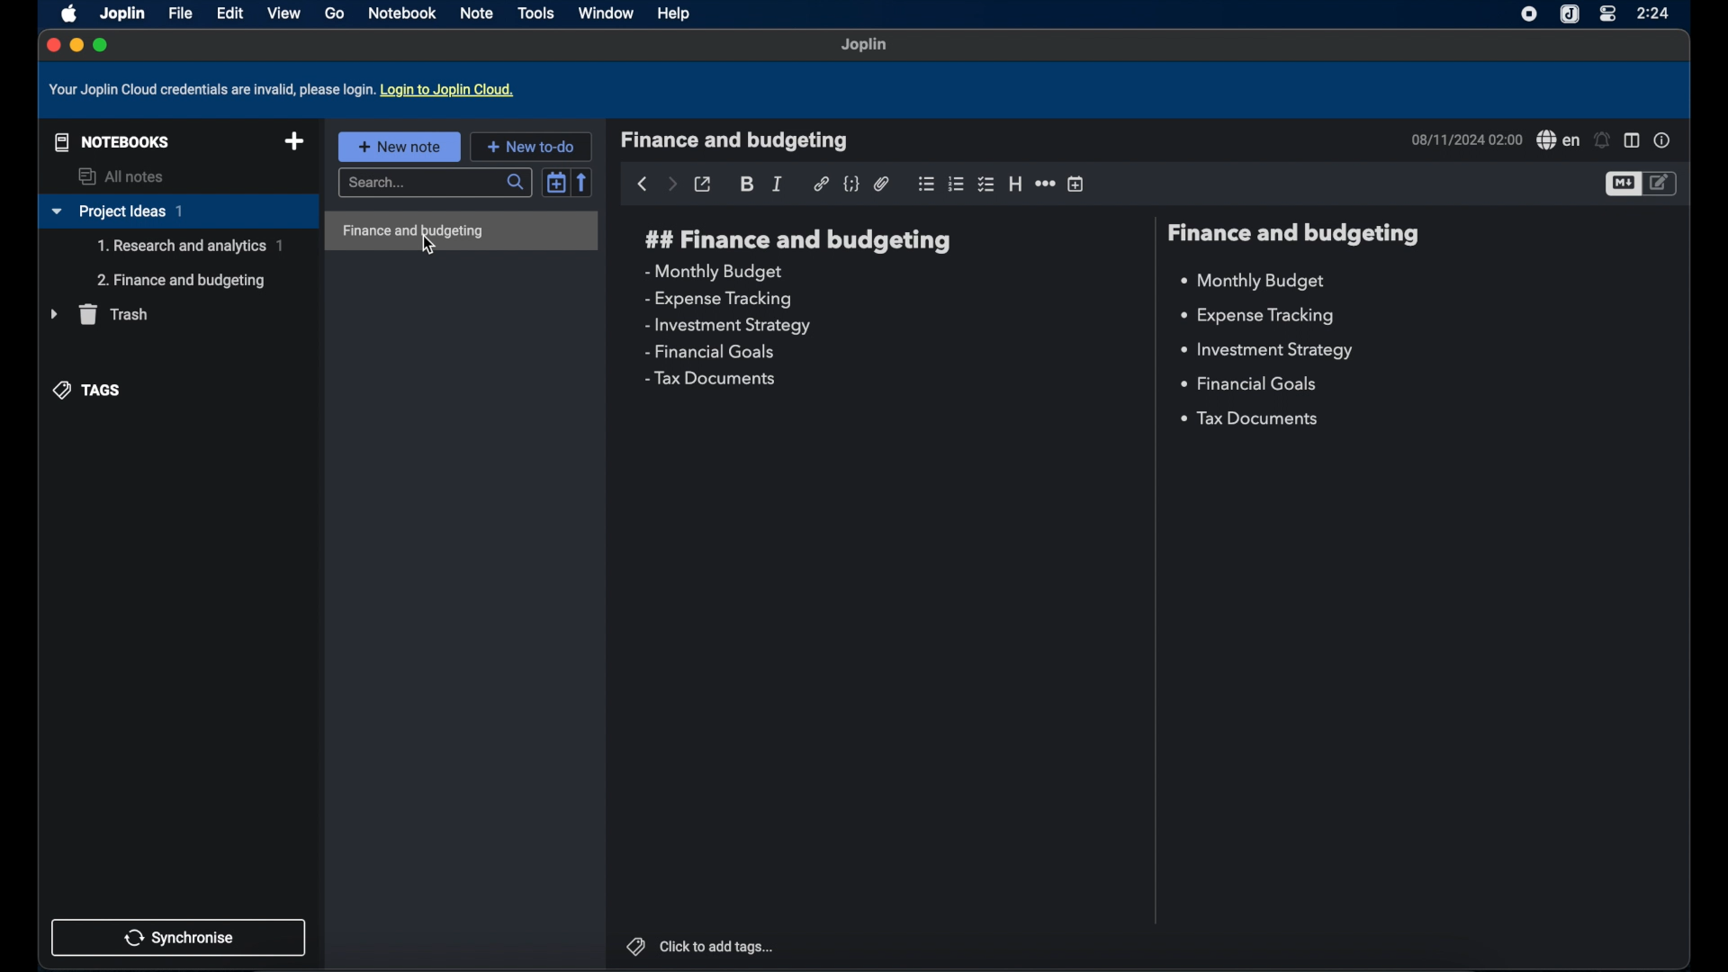 The height and width of the screenshot is (972, 1728). What do you see at coordinates (283, 13) in the screenshot?
I see `view` at bounding box center [283, 13].